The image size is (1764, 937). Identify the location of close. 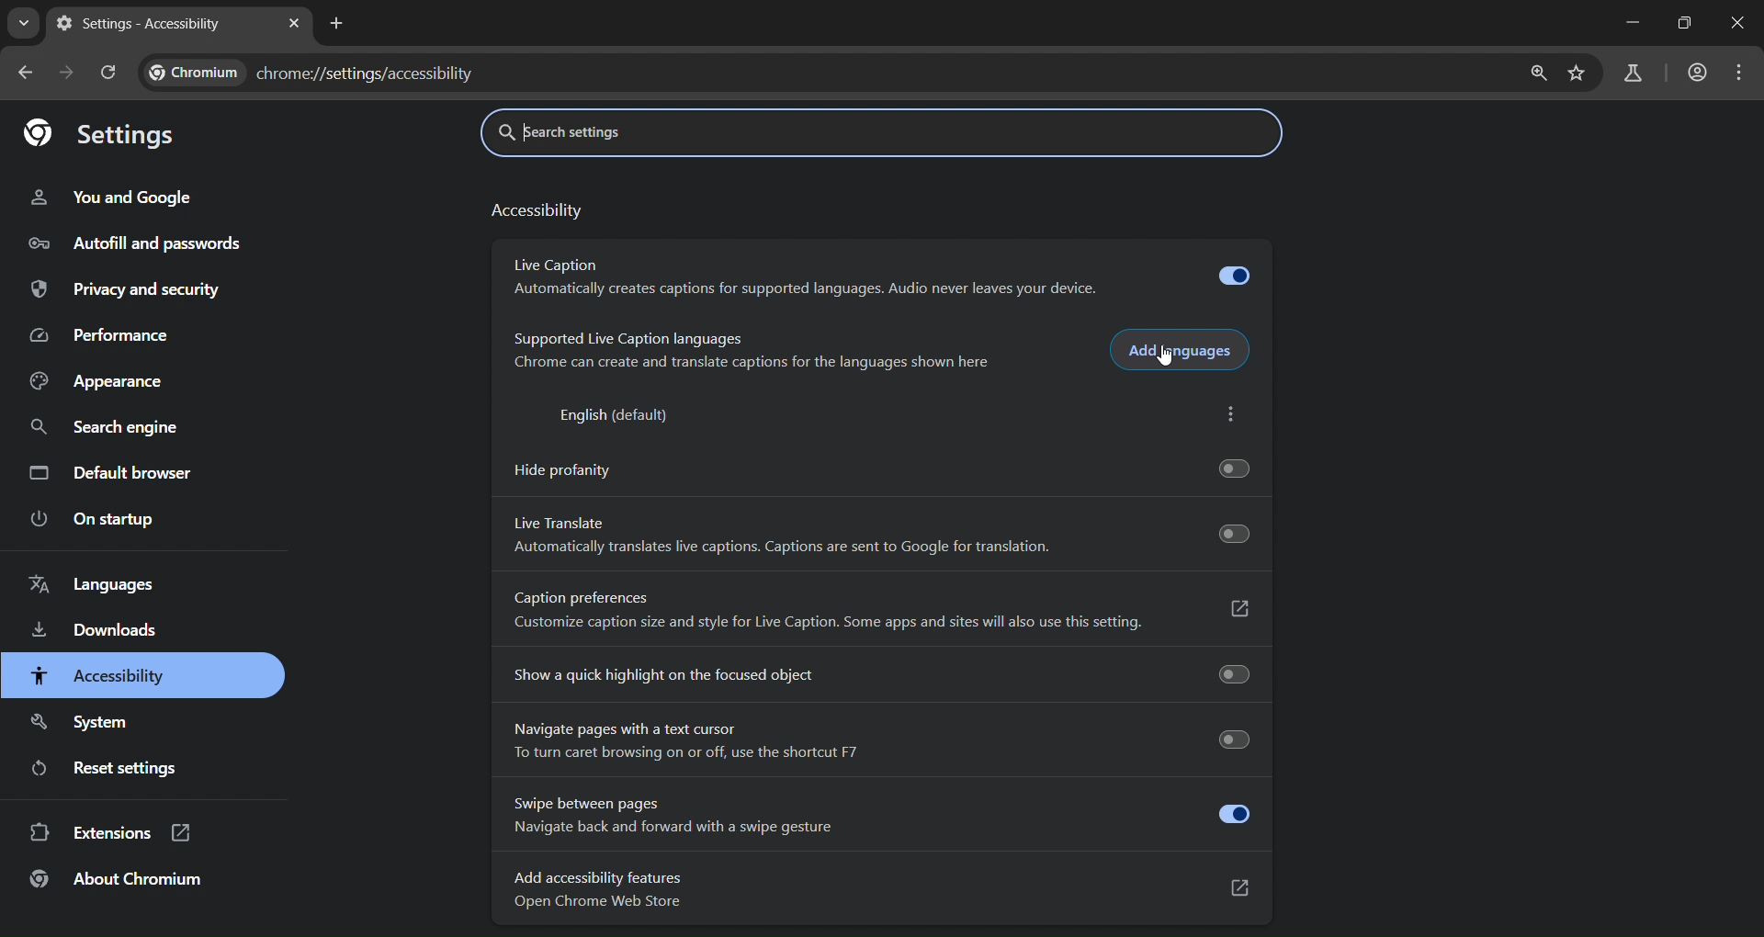
(1735, 25).